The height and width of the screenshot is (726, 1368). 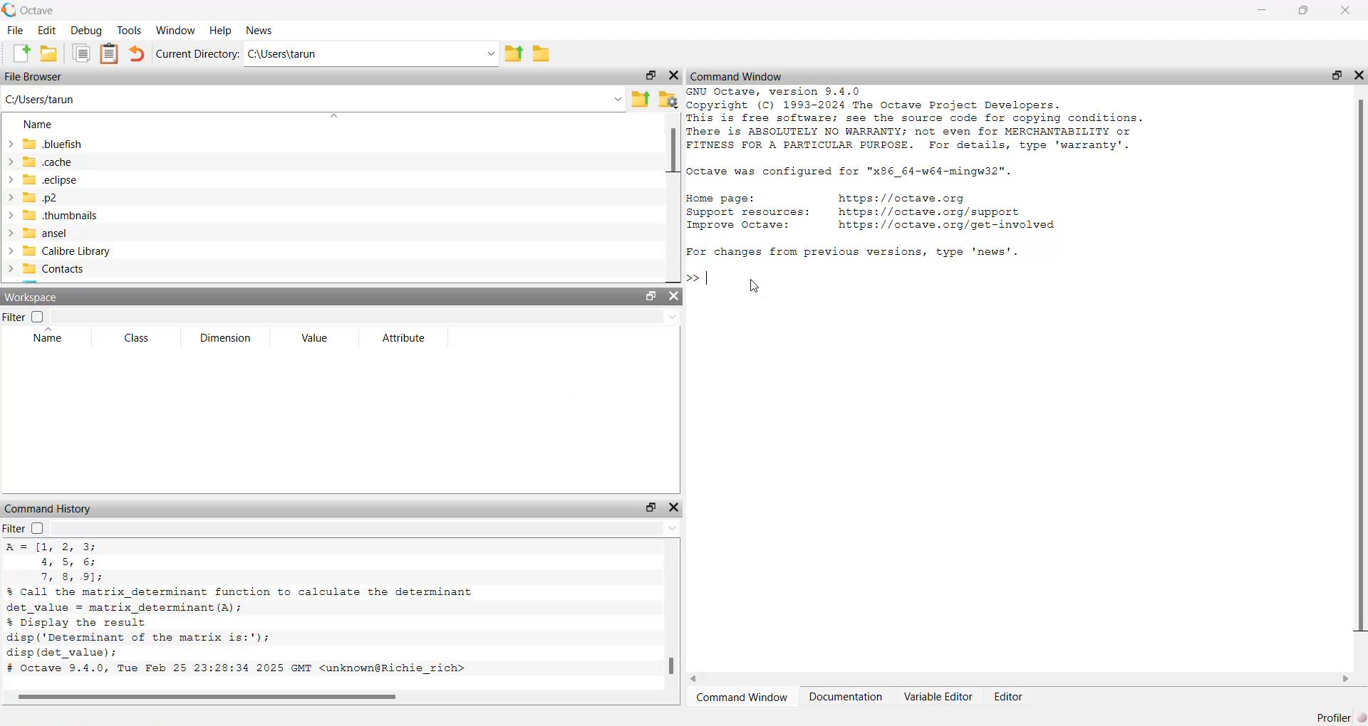 What do you see at coordinates (82, 54) in the screenshot?
I see `copy` at bounding box center [82, 54].